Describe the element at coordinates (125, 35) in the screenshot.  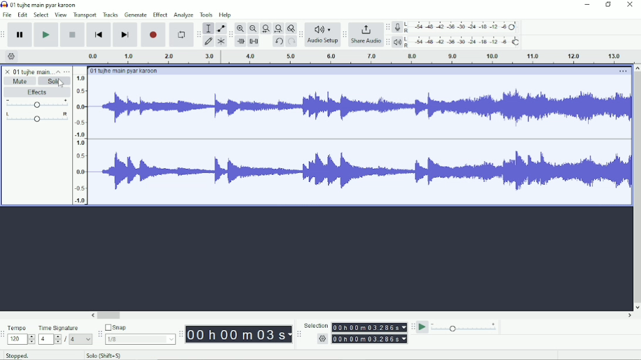
I see `Skip to end` at that location.